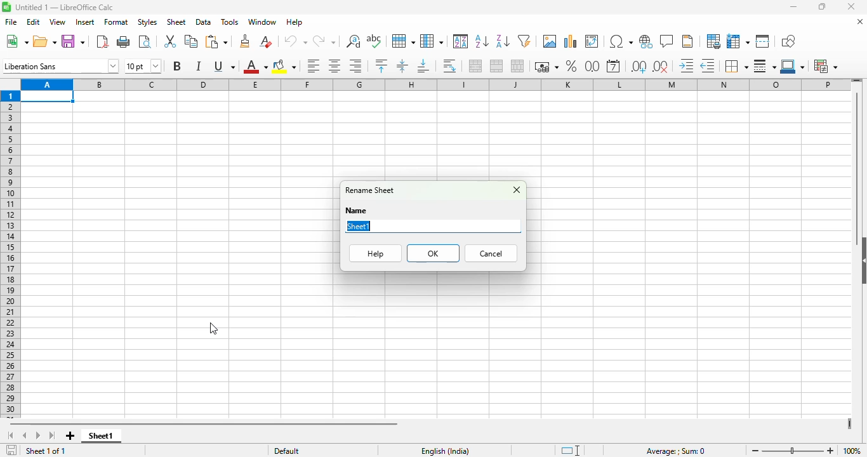 The image size is (867, 457). Describe the element at coordinates (571, 451) in the screenshot. I see `standard selection` at that location.